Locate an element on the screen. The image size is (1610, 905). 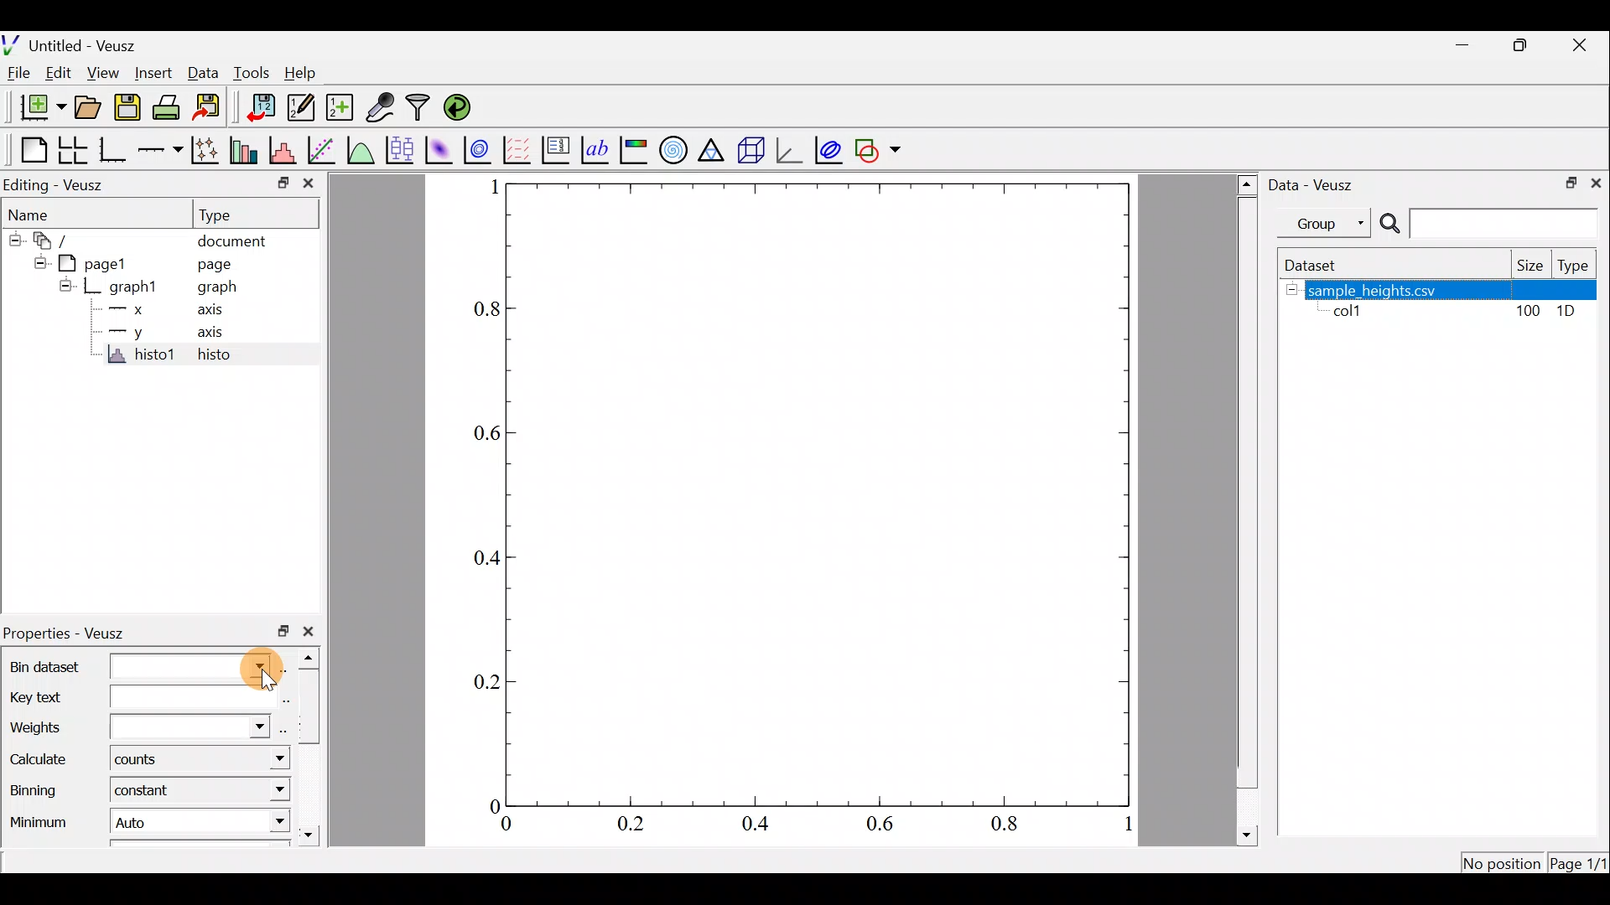
create new datasets using ranges, parametrically or as functions of existing dataset. is located at coordinates (339, 106).